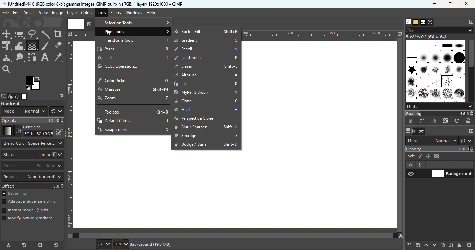  Describe the element at coordinates (46, 34) in the screenshot. I see `Fuzzy select tool ` at that location.